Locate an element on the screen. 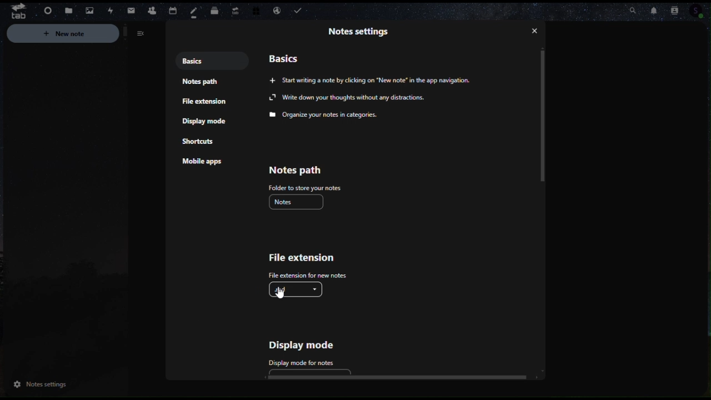 This screenshot has height=400, width=711. basics is located at coordinates (286, 58).